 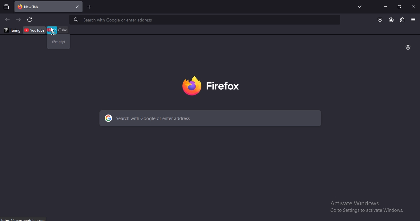 What do you see at coordinates (385, 7) in the screenshot?
I see `minimize` at bounding box center [385, 7].